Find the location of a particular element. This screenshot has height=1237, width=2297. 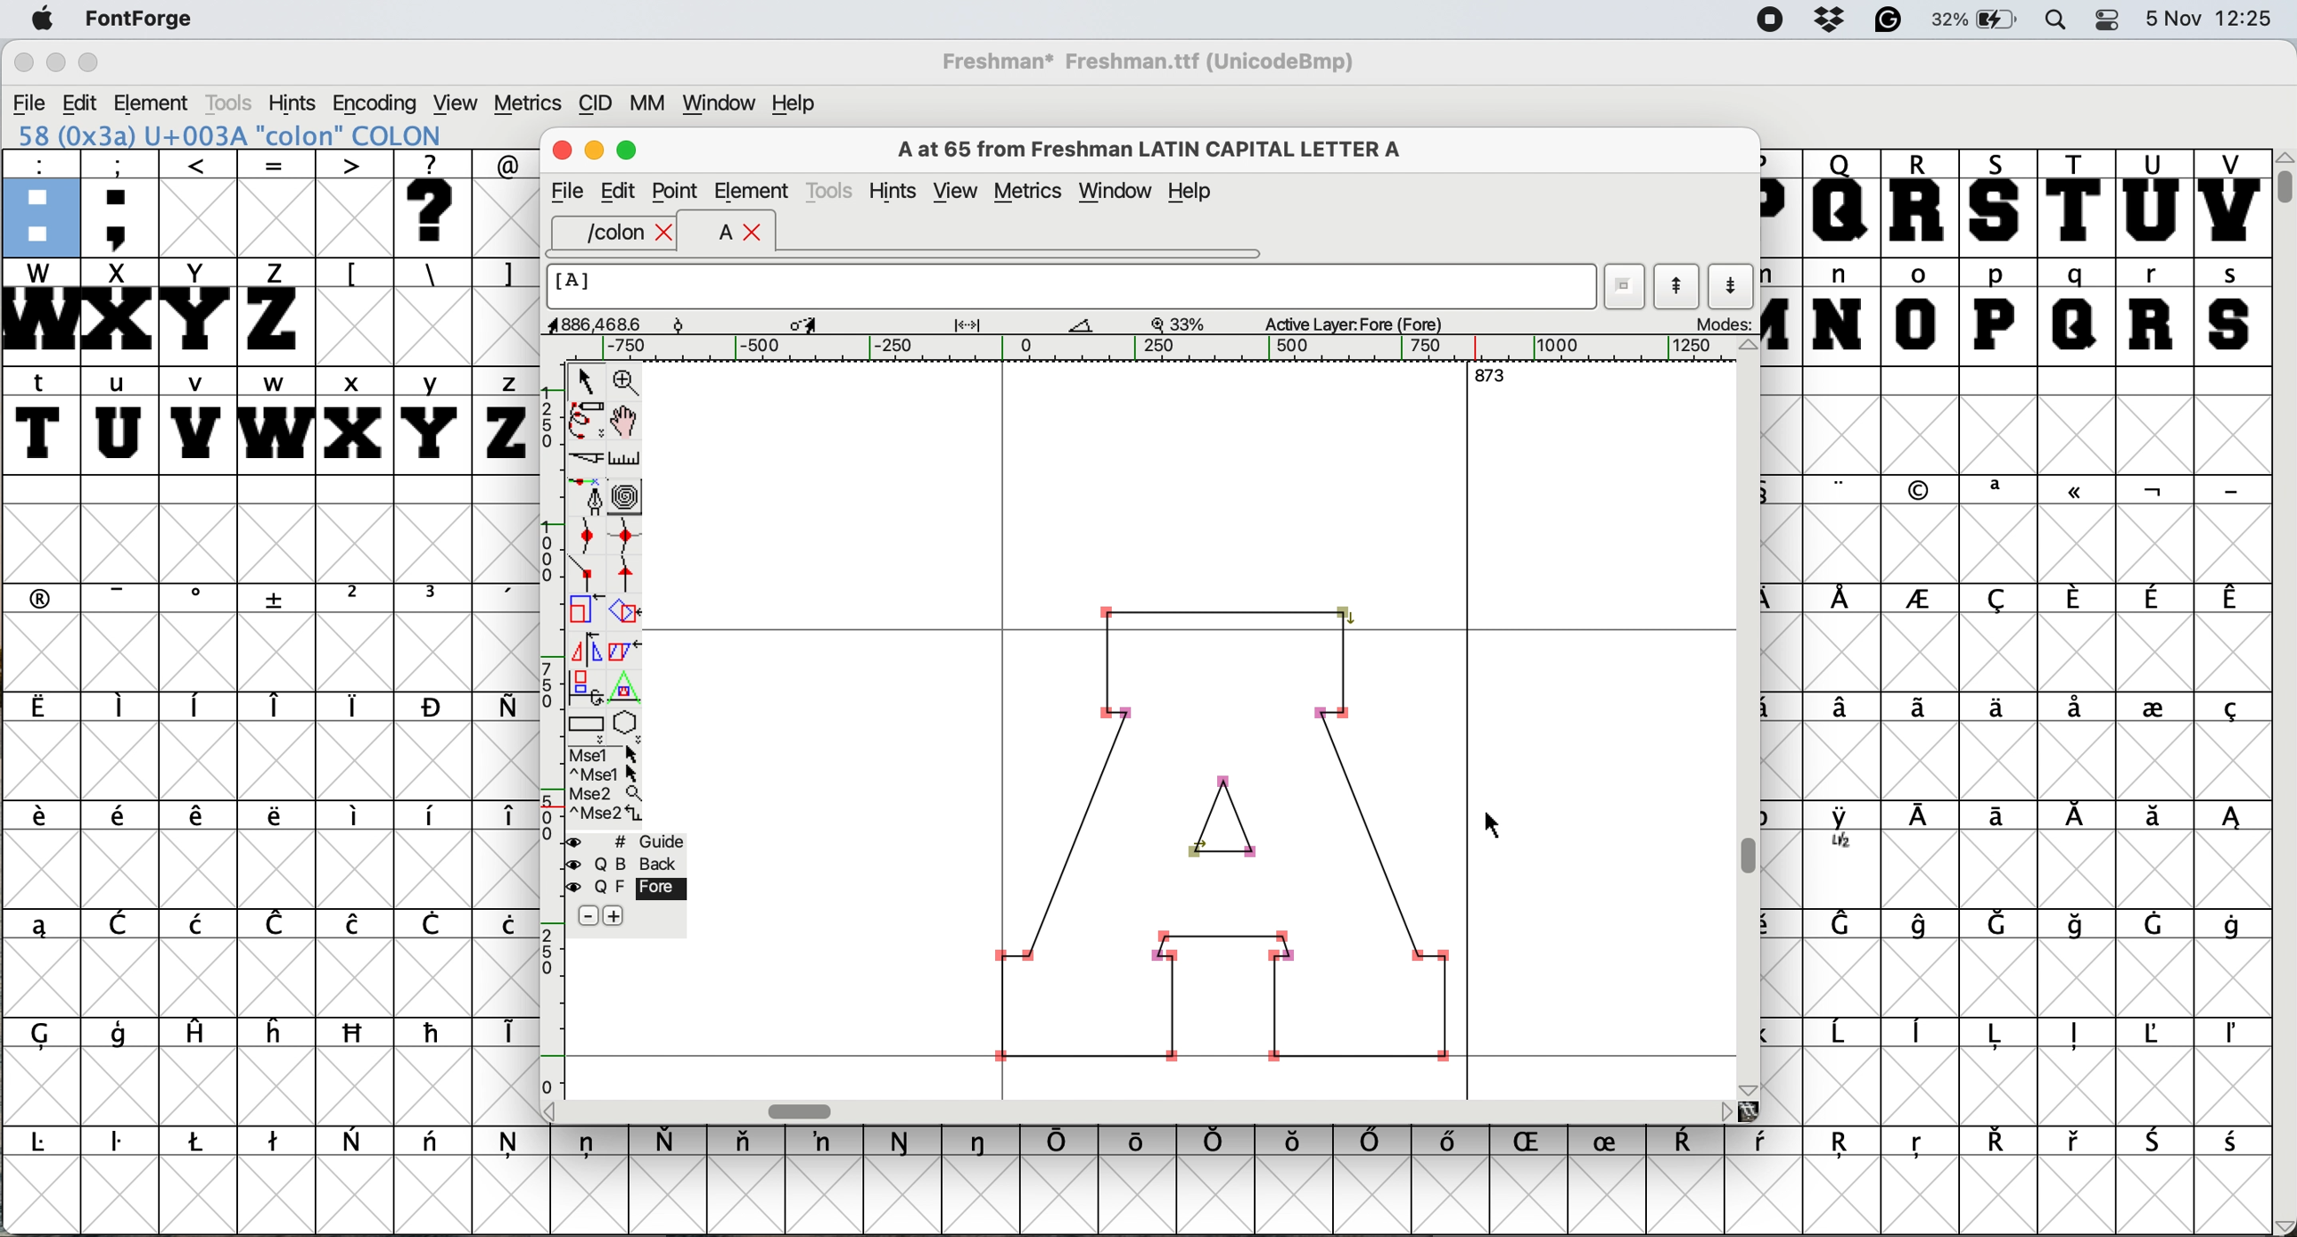

edit is located at coordinates (79, 102).